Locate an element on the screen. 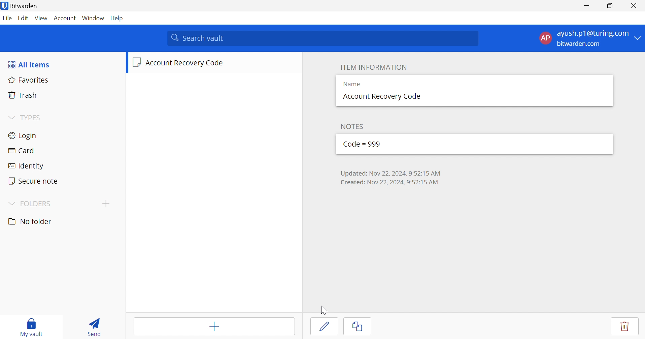 This screenshot has height=339, width=645. Drop Down is located at coordinates (638, 38).